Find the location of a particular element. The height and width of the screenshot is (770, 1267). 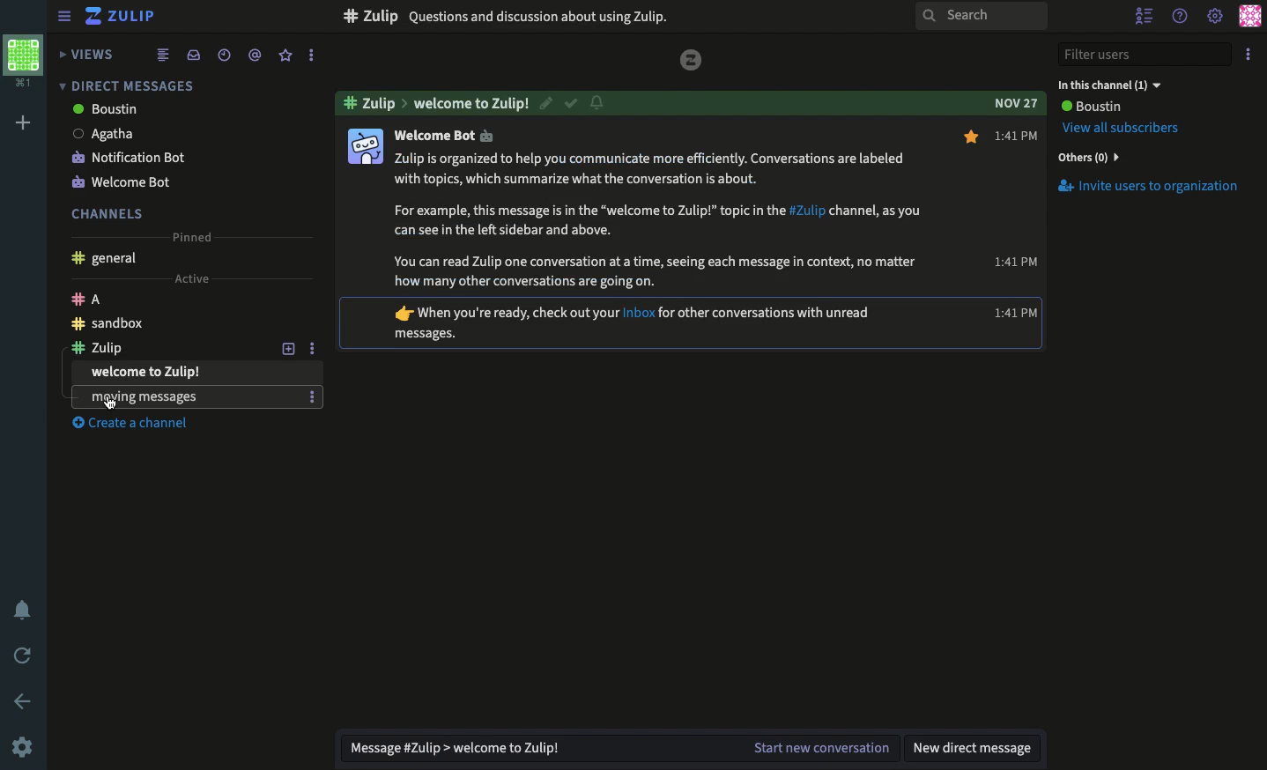

boustin is located at coordinates (165, 110).